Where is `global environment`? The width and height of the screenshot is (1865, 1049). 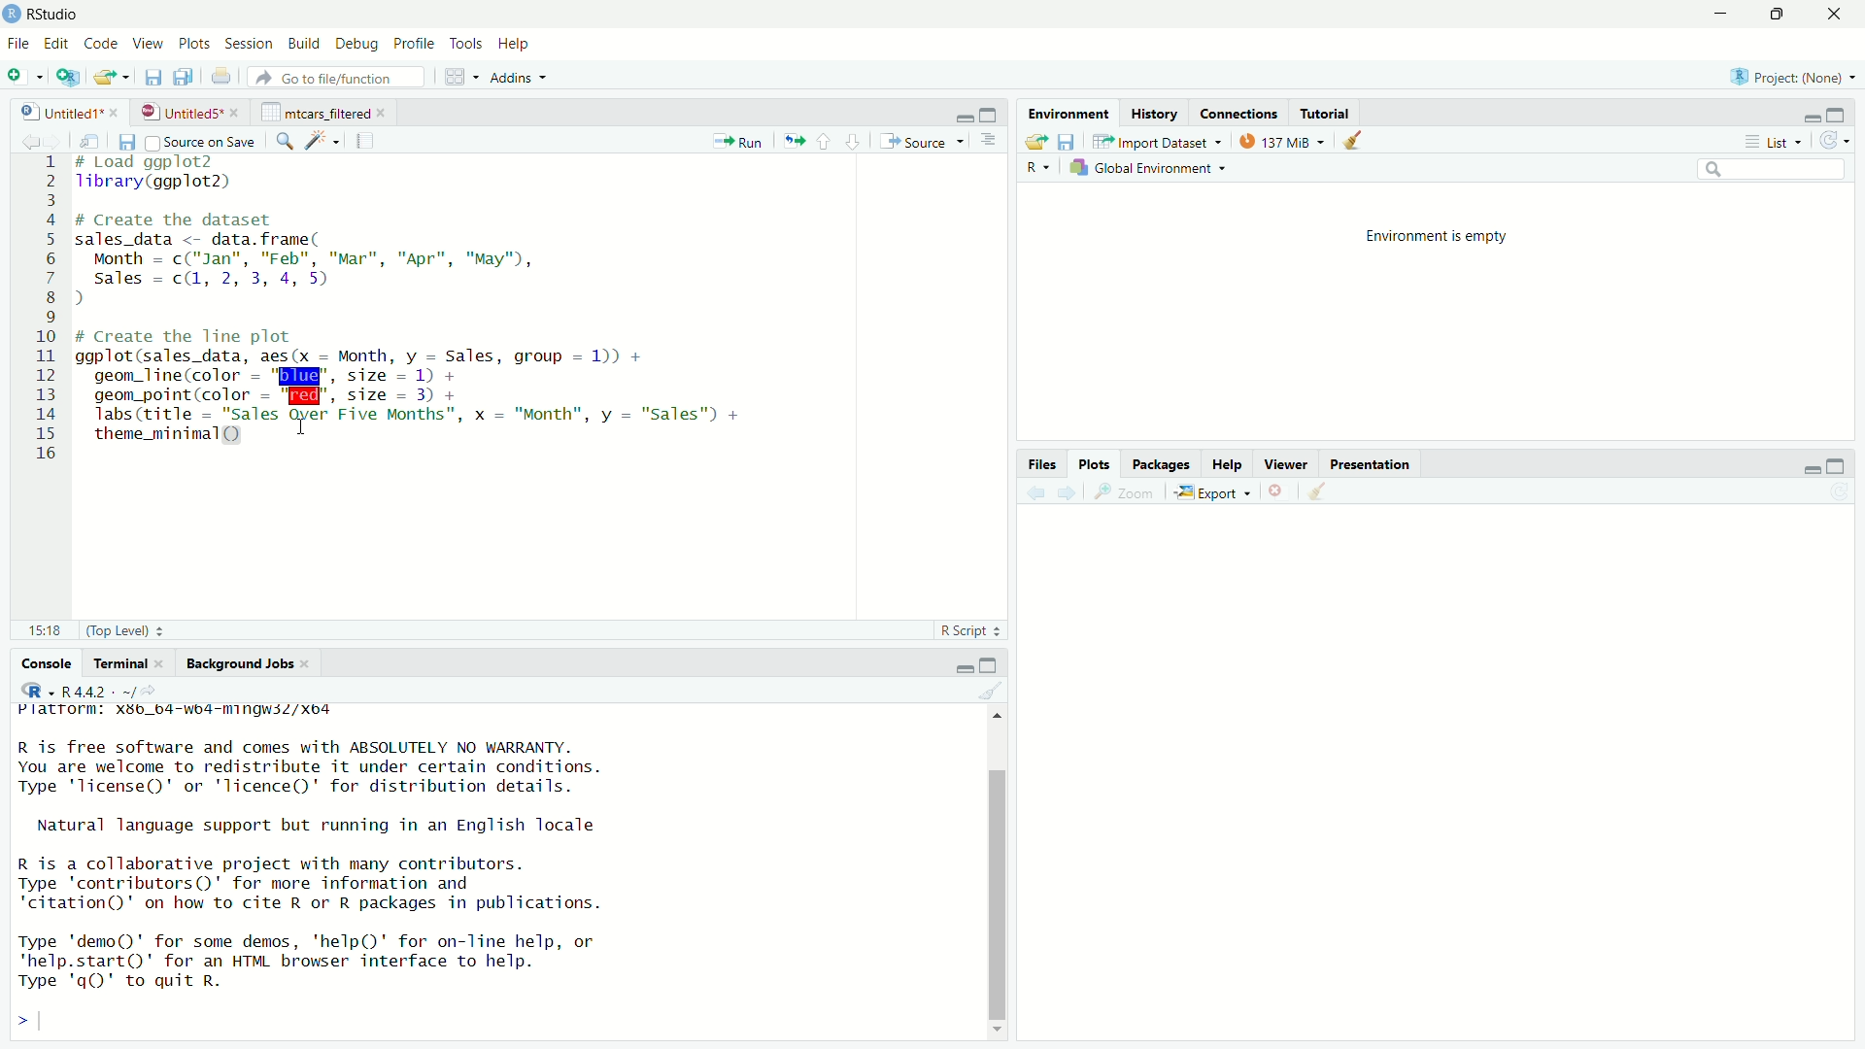
global environment is located at coordinates (1144, 169).